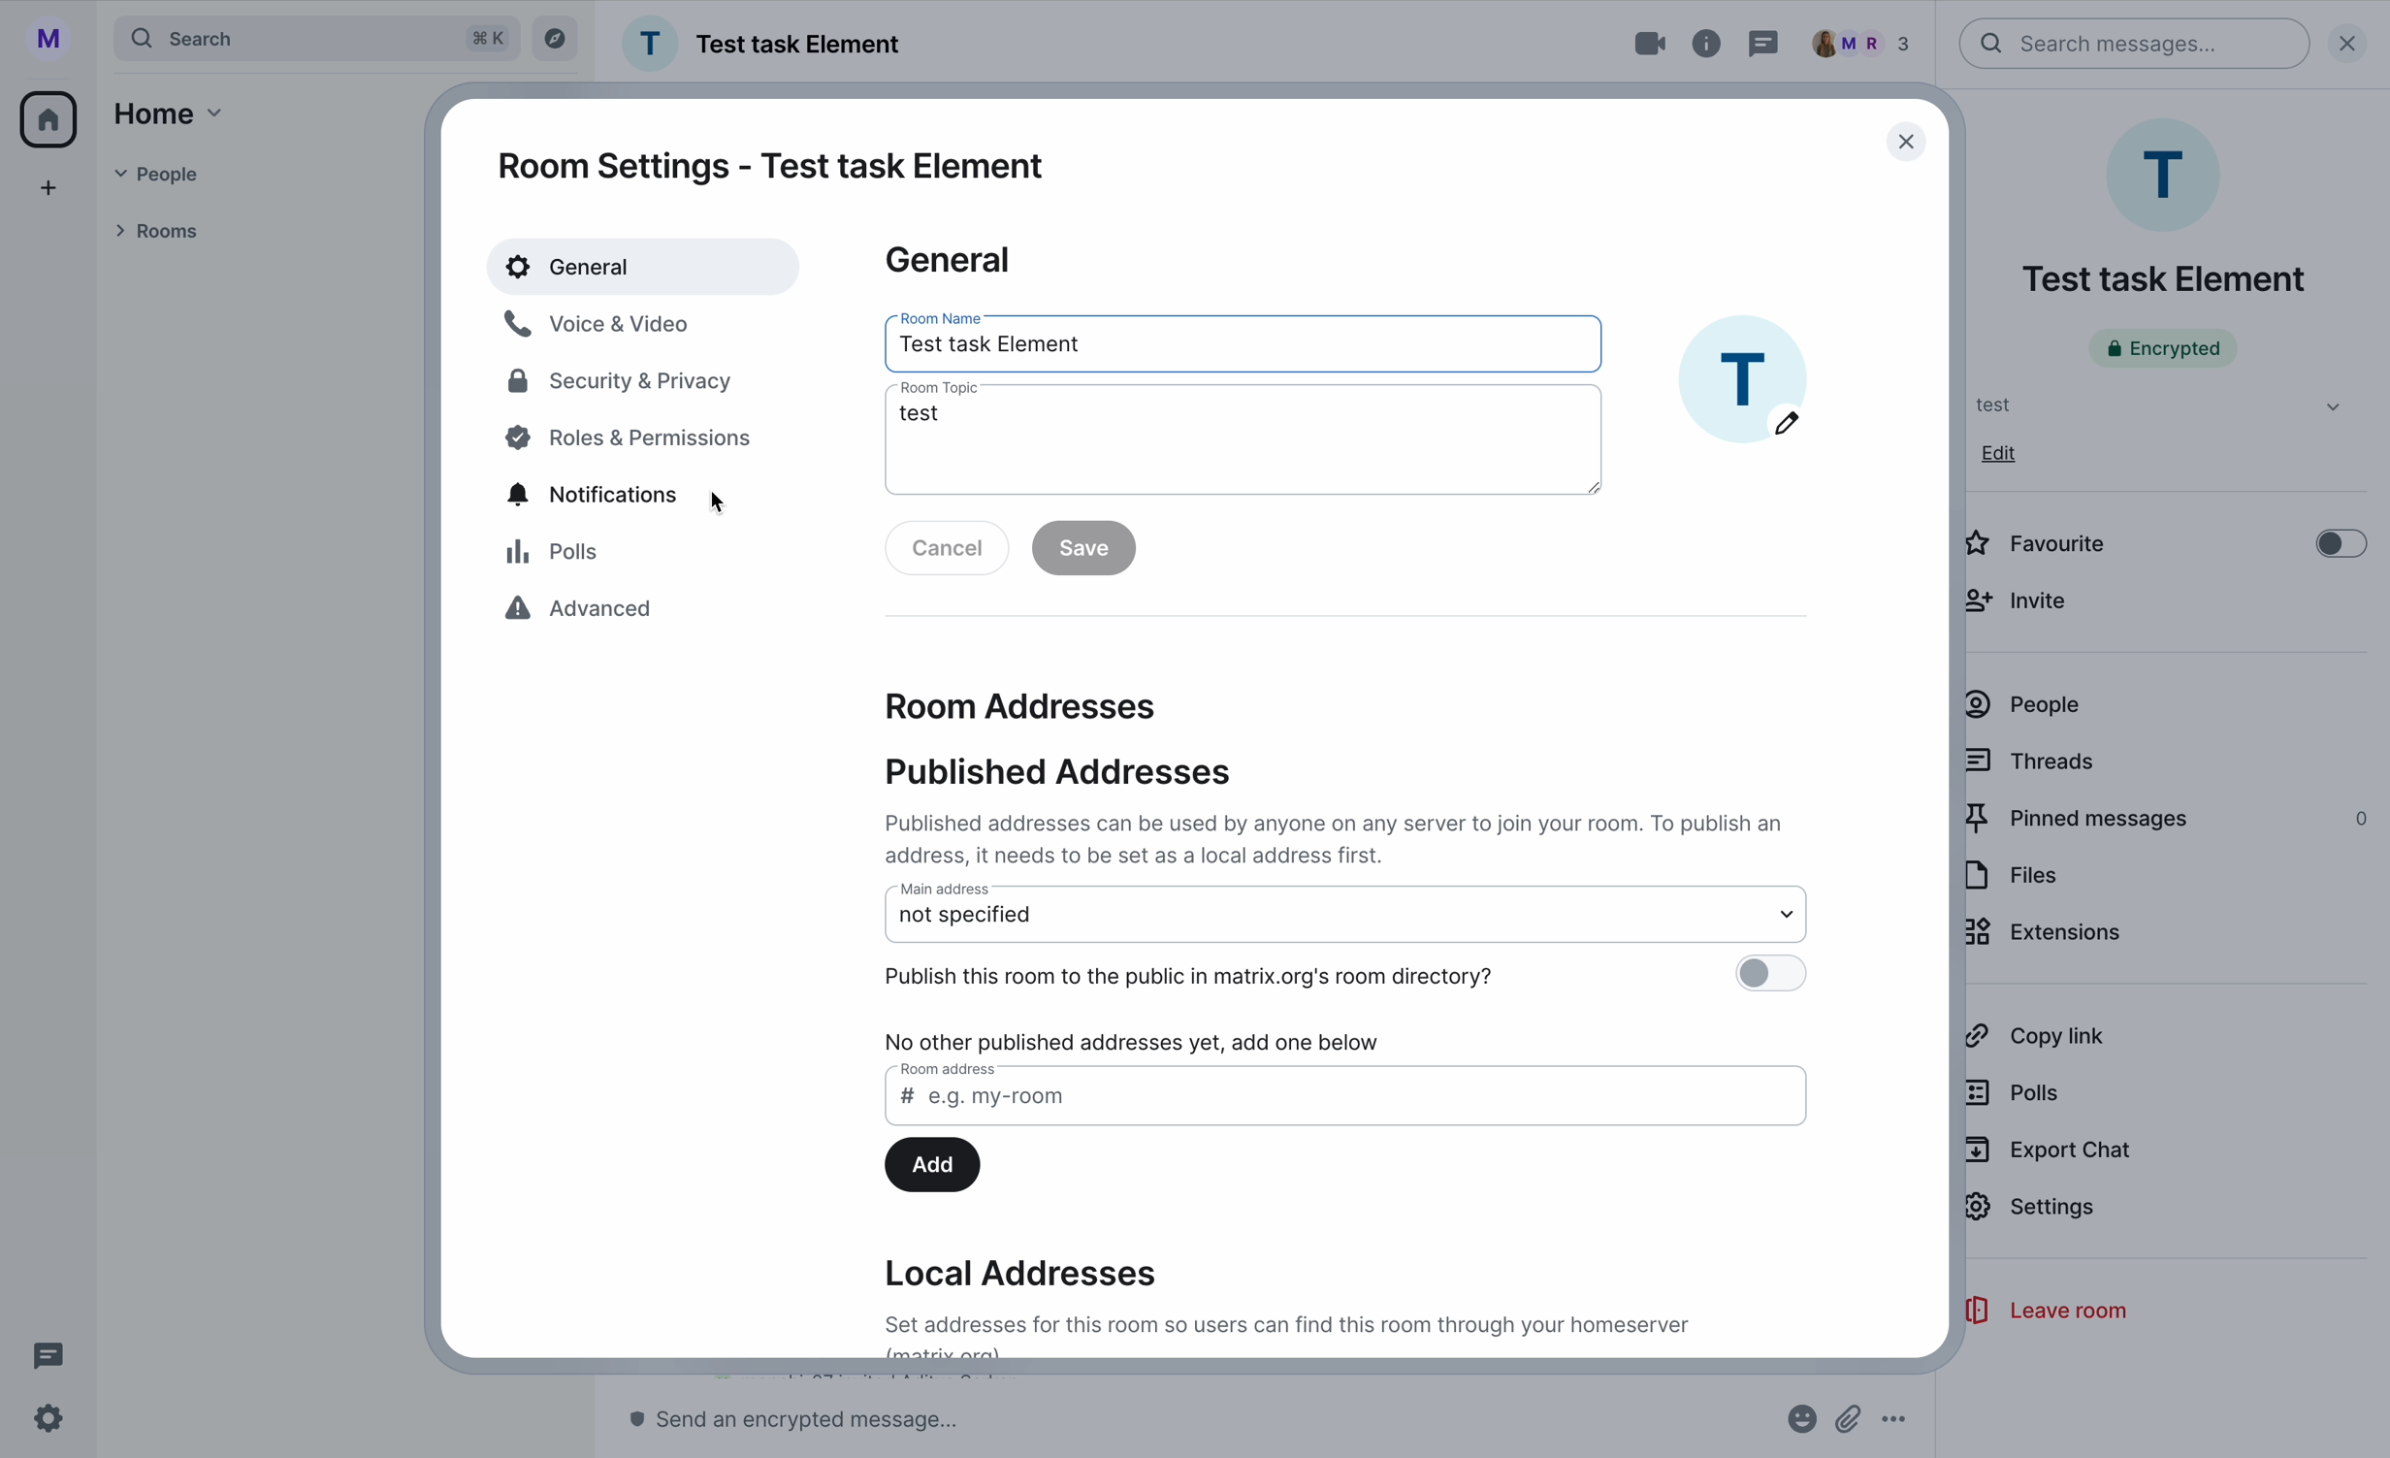 This screenshot has height=1458, width=2390. Describe the element at coordinates (2044, 1312) in the screenshot. I see `leave room` at that location.